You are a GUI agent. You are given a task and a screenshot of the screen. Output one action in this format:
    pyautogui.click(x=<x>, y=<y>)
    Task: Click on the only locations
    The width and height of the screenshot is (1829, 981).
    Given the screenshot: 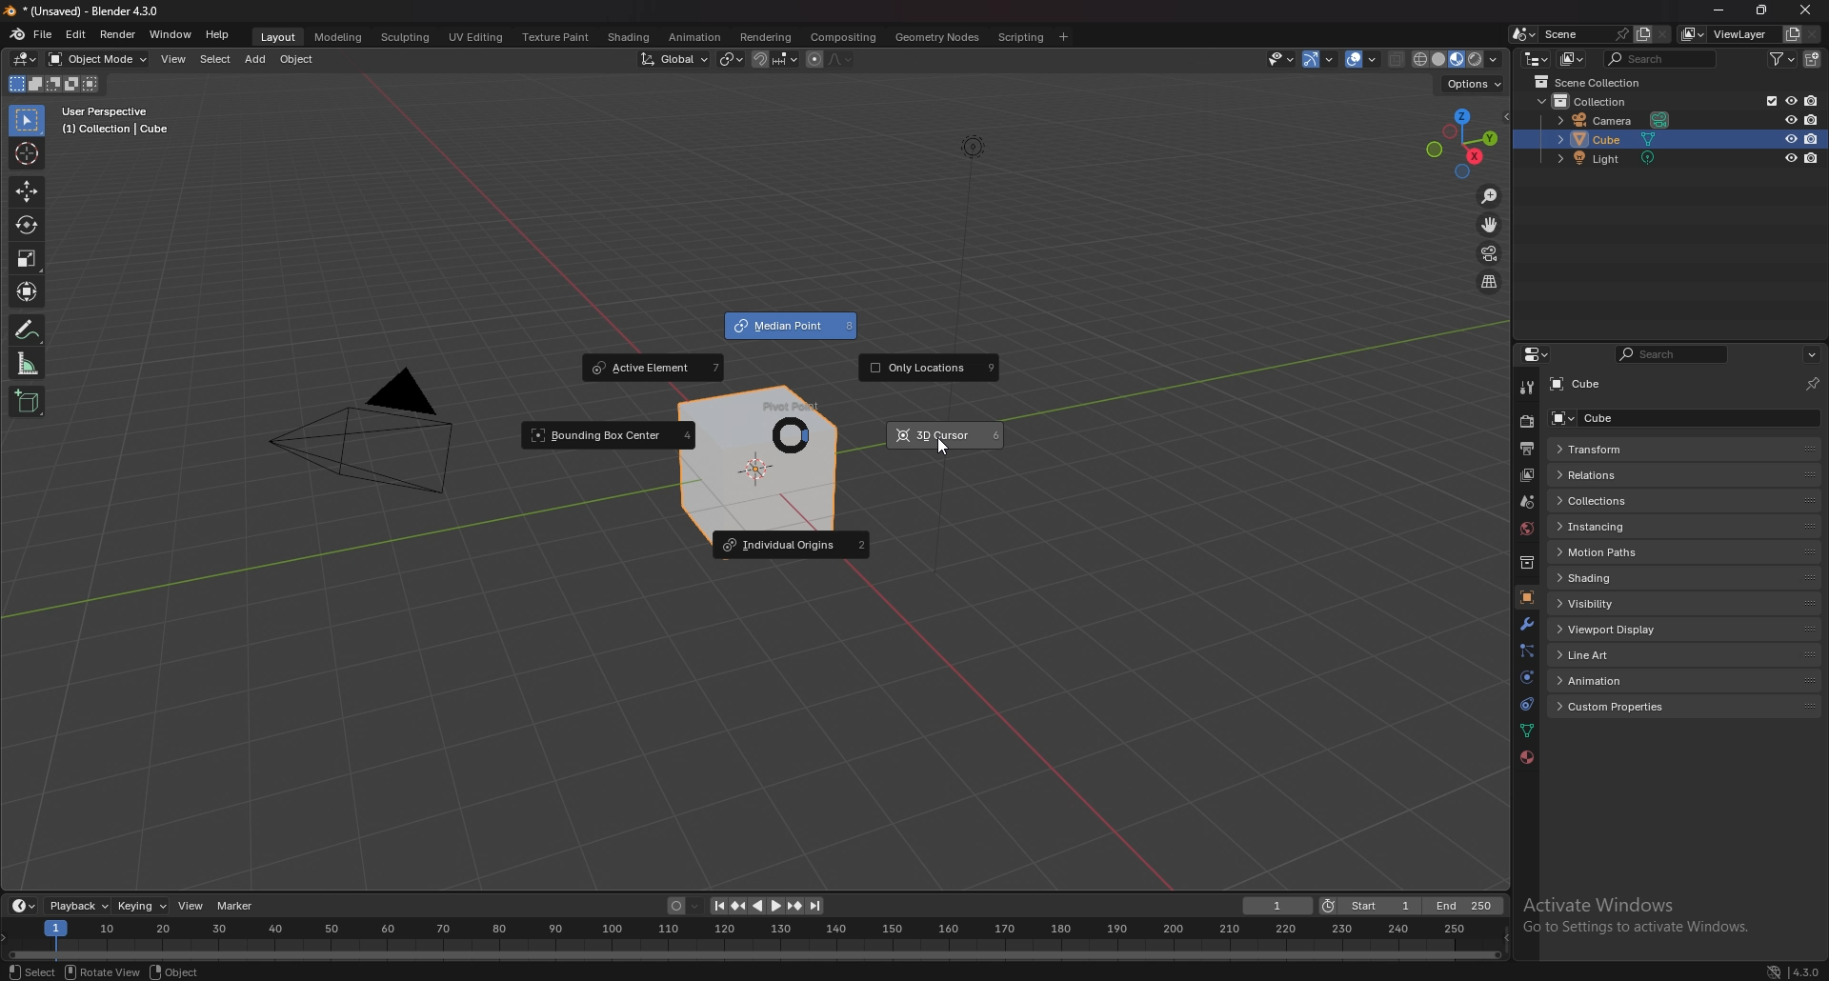 What is the action you would take?
    pyautogui.click(x=930, y=369)
    